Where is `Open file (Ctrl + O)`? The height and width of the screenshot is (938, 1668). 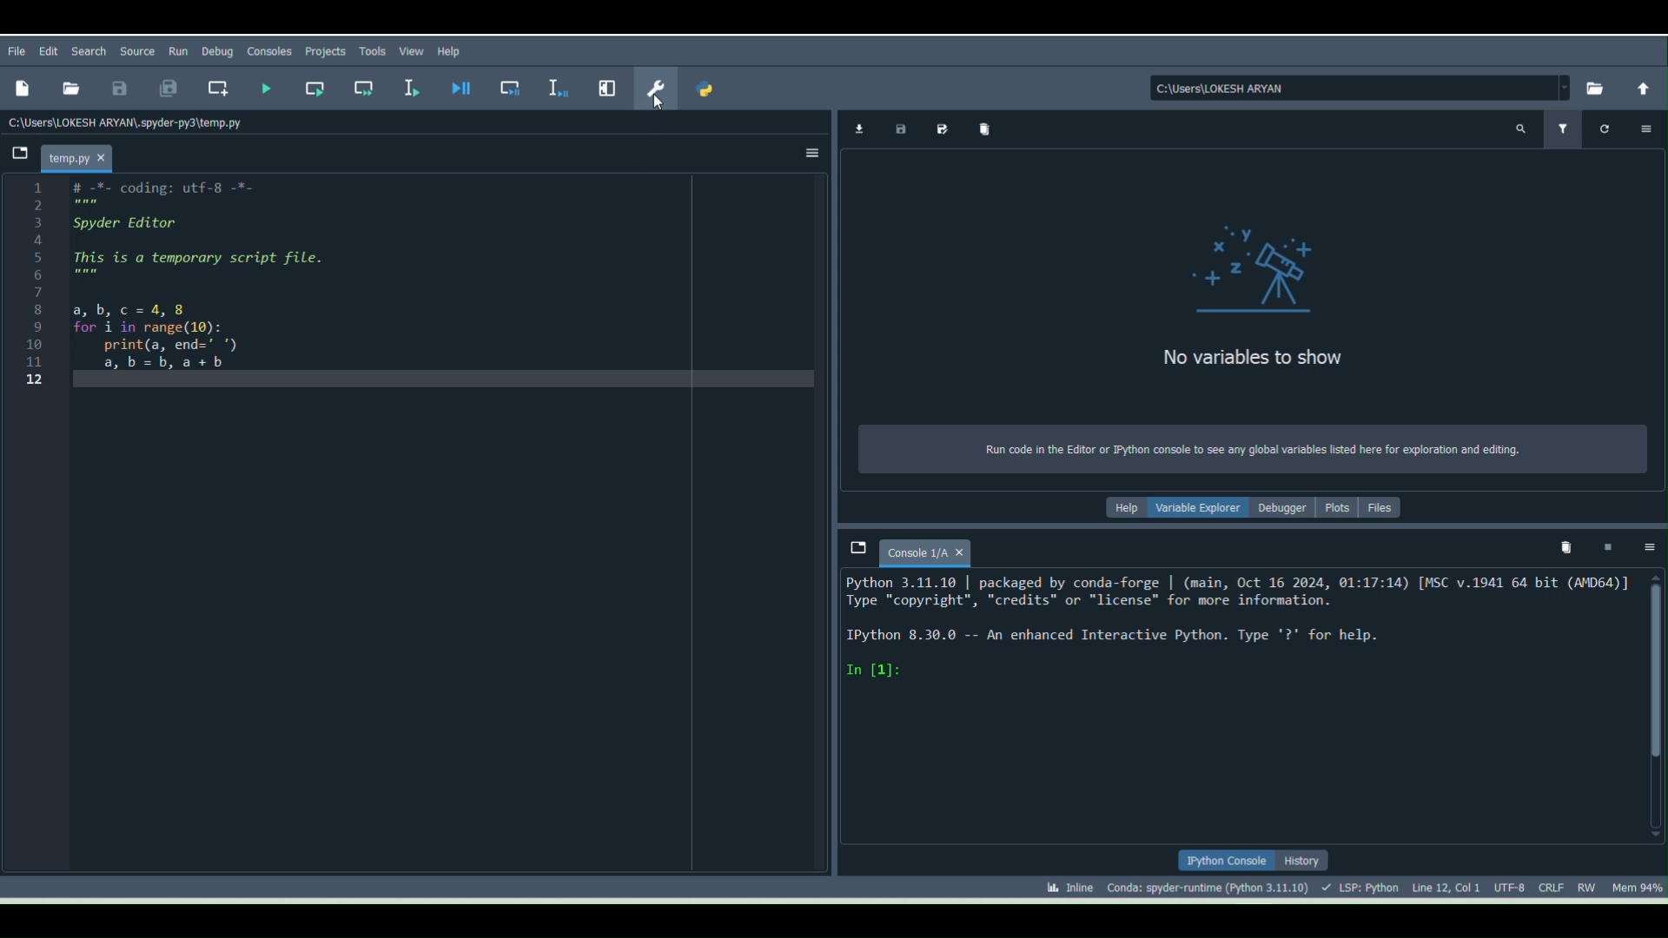 Open file (Ctrl + O) is located at coordinates (68, 86).